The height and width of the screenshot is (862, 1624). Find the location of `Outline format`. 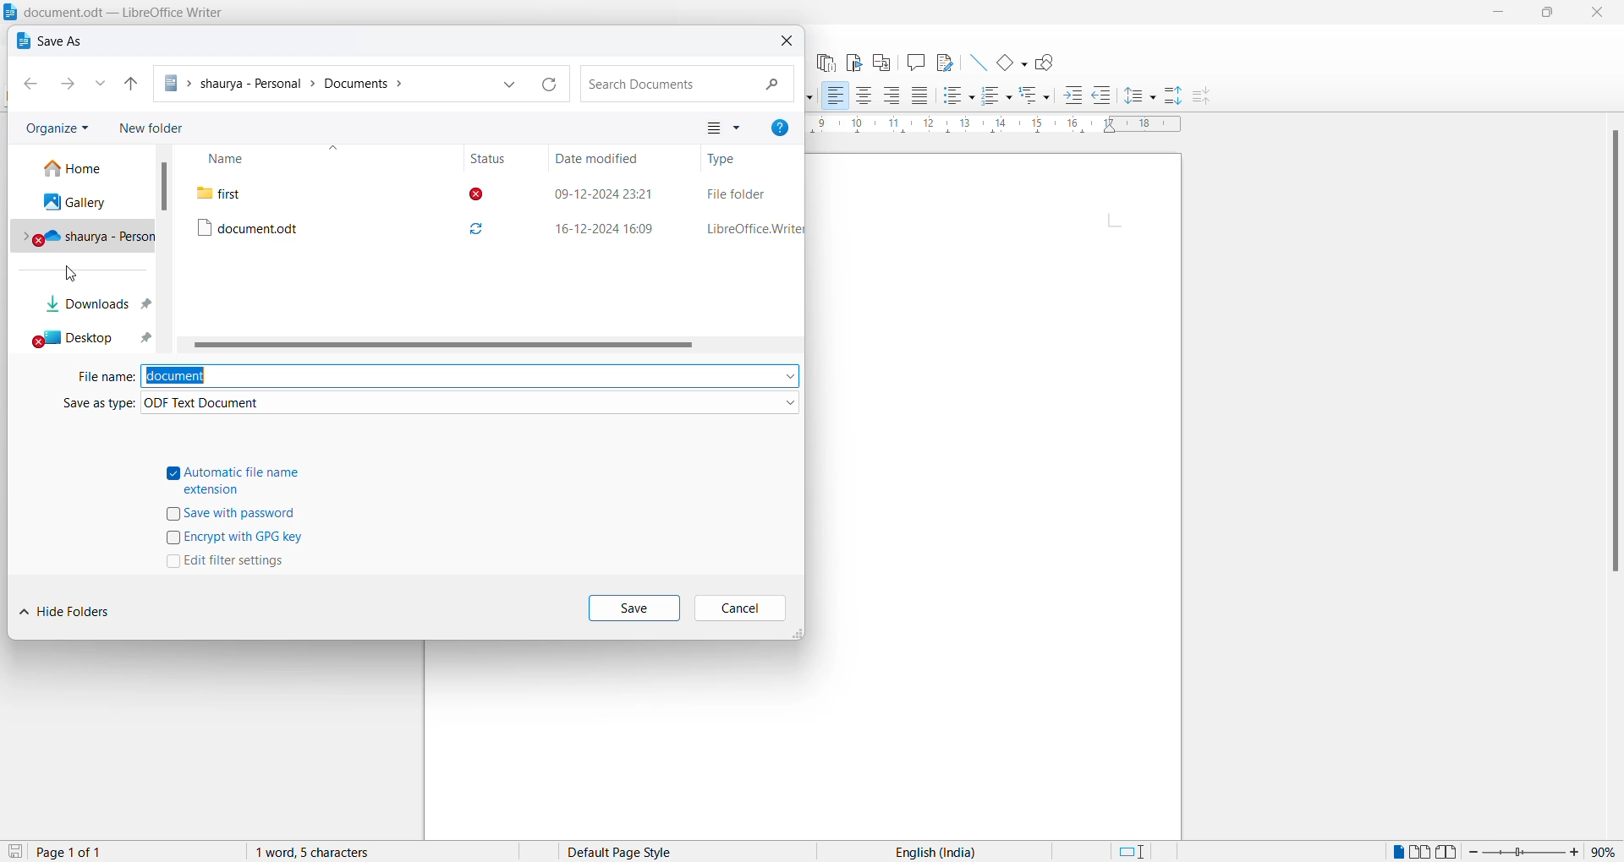

Outline format is located at coordinates (1036, 96).